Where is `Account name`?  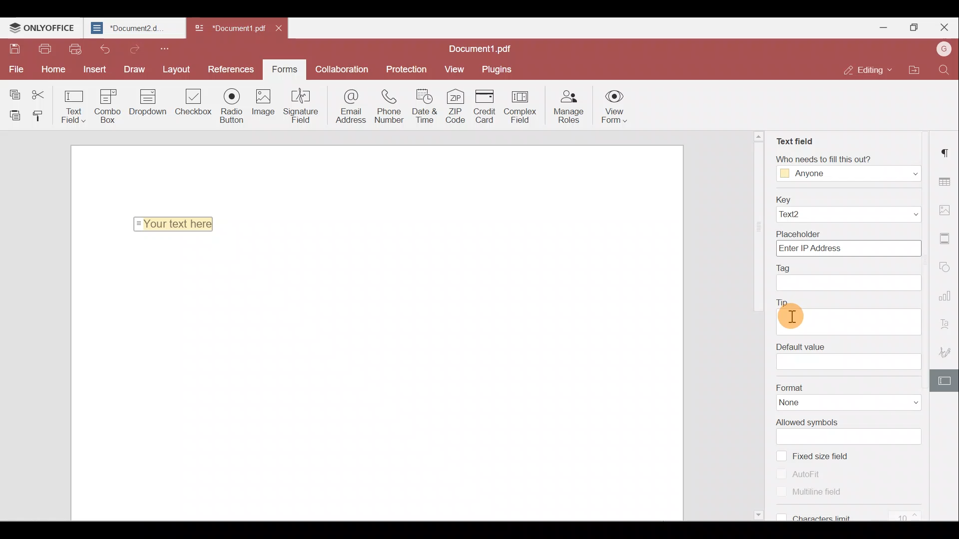 Account name is located at coordinates (944, 48).